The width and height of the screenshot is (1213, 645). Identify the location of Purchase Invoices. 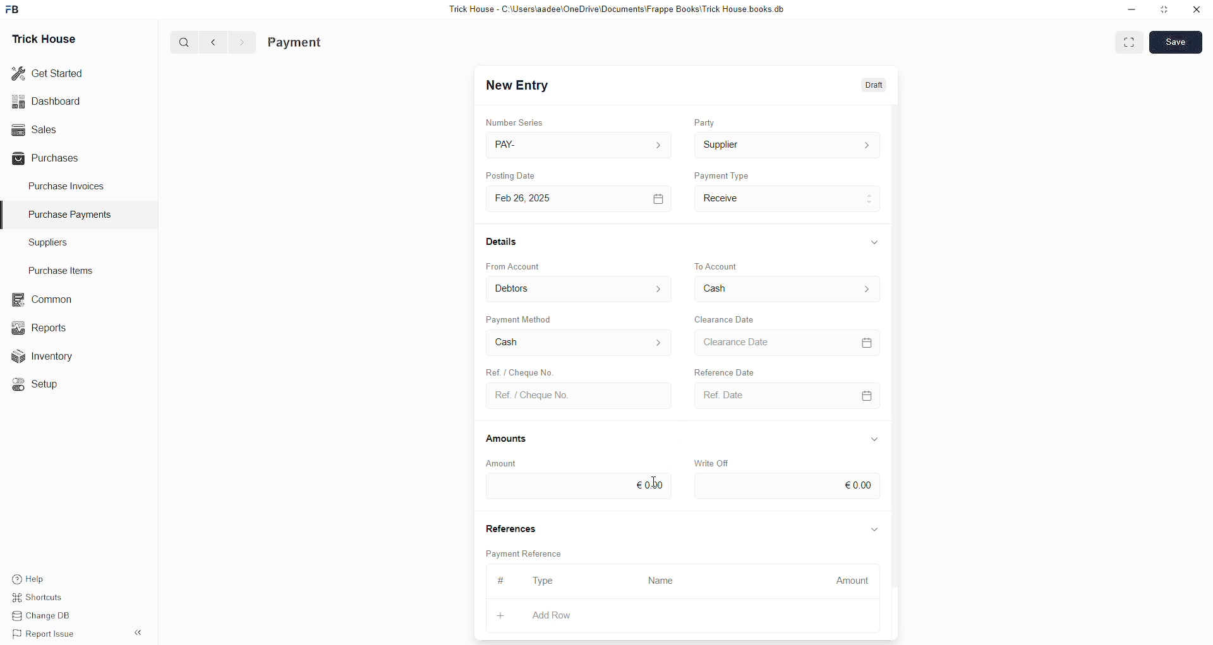
(65, 188).